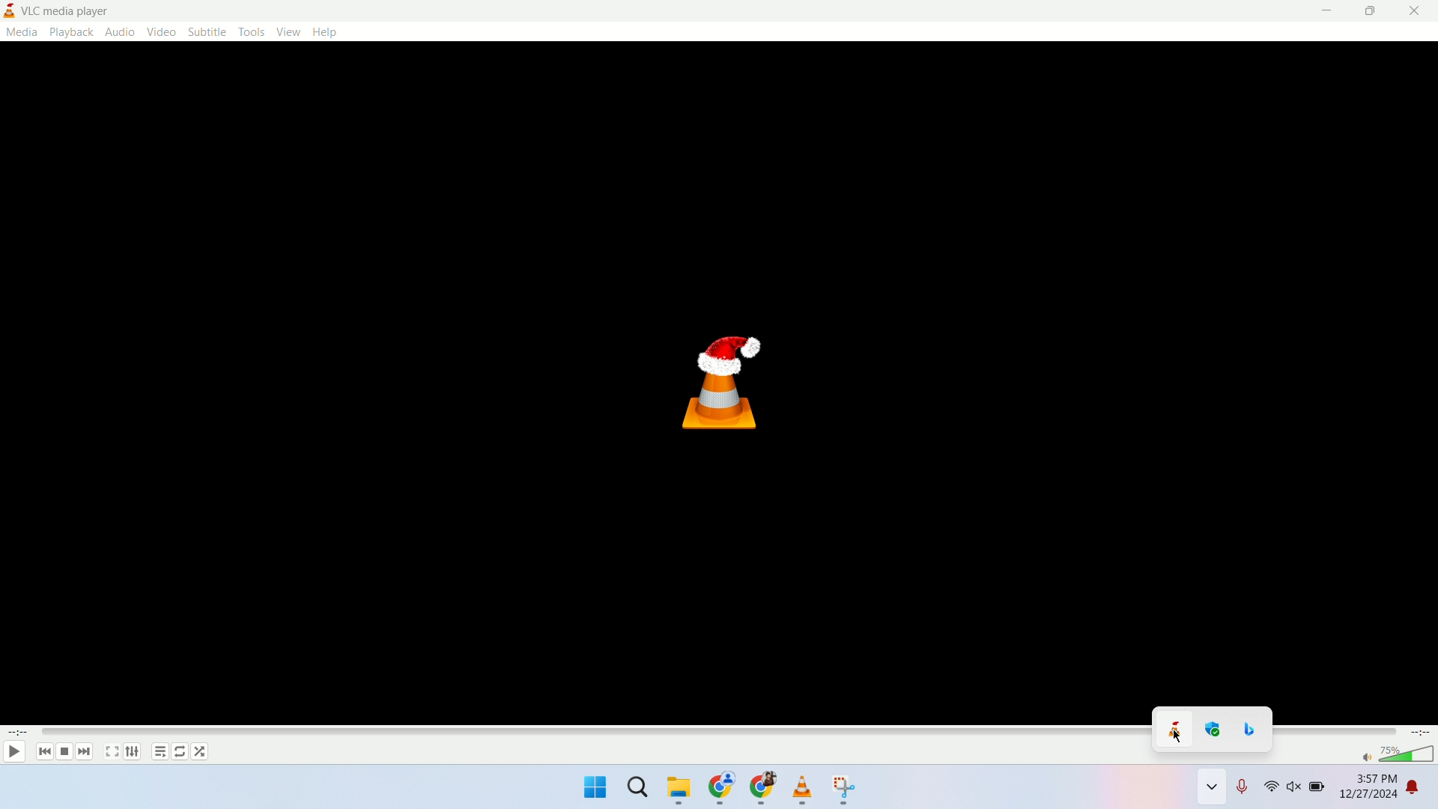 The height and width of the screenshot is (809, 1438). Describe the element at coordinates (1365, 757) in the screenshot. I see `mute` at that location.